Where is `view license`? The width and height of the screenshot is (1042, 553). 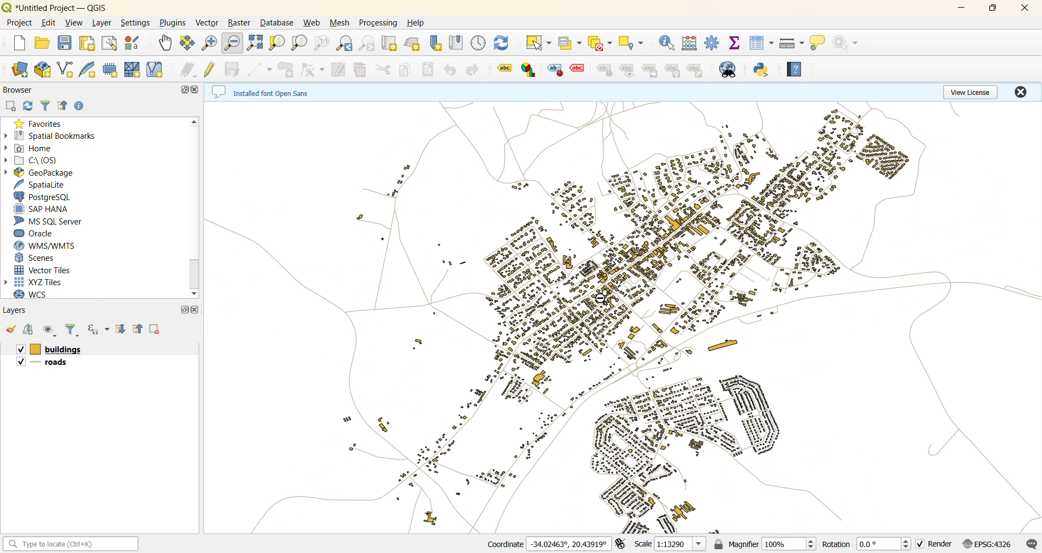
view license is located at coordinates (977, 92).